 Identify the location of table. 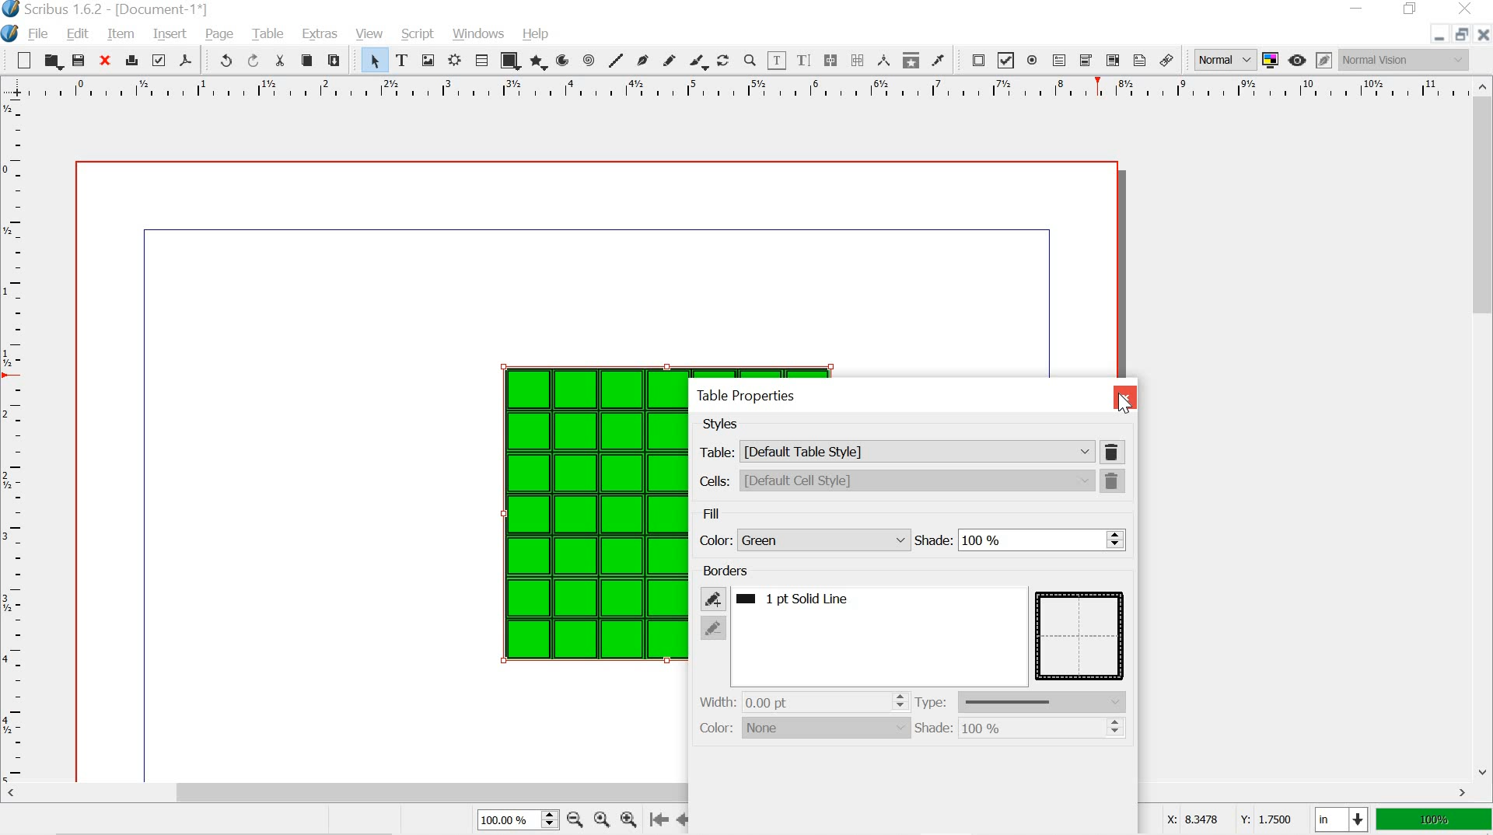
(267, 33).